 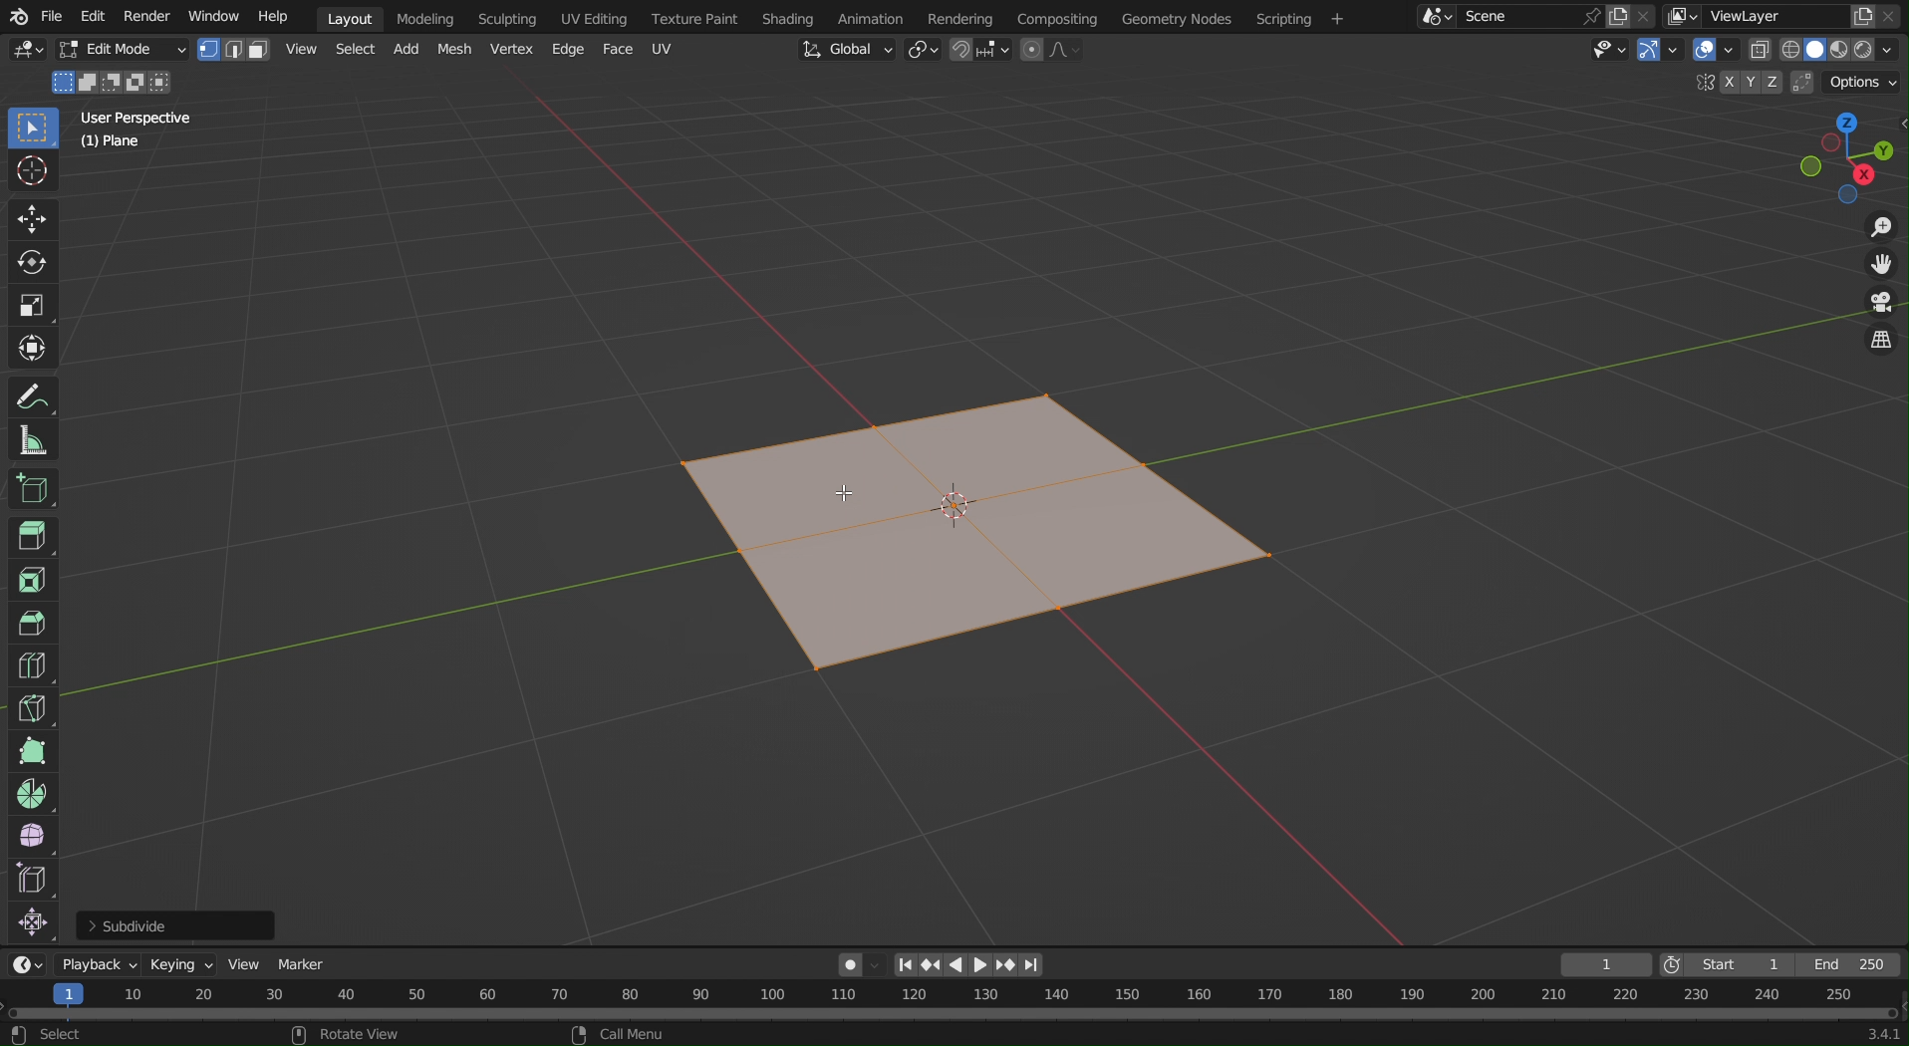 I want to click on Knife, so click(x=32, y=707).